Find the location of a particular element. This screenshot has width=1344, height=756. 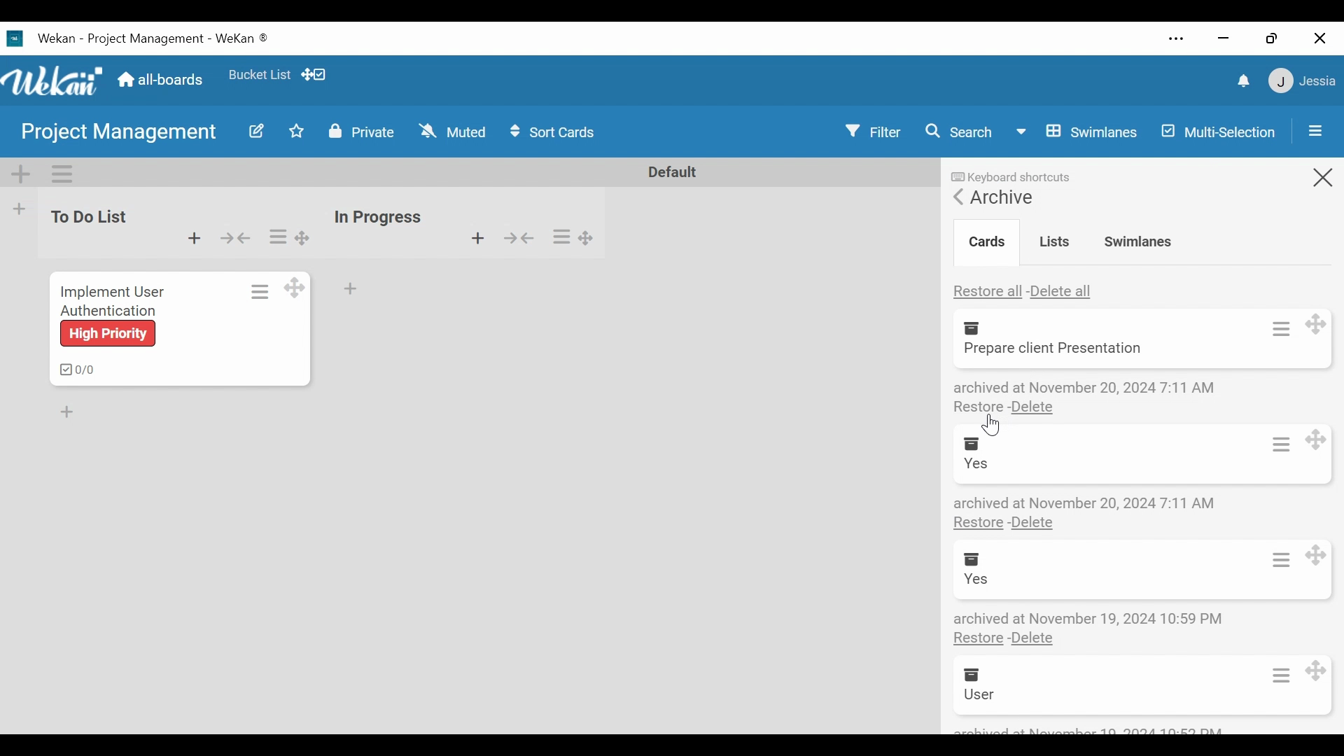

restore is located at coordinates (1271, 38).